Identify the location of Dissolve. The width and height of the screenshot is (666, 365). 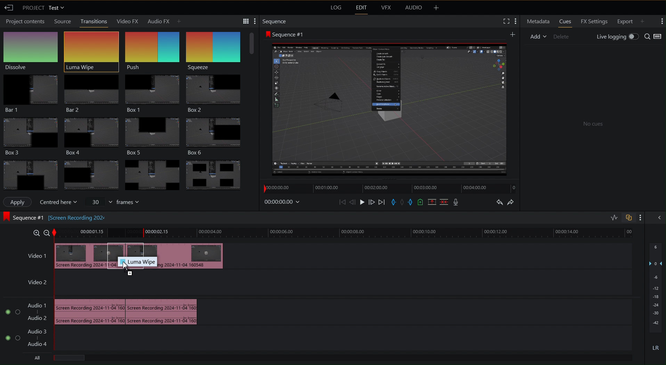
(32, 50).